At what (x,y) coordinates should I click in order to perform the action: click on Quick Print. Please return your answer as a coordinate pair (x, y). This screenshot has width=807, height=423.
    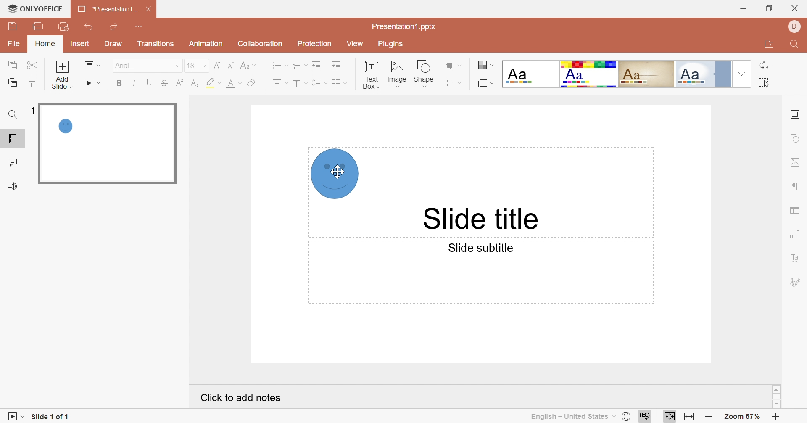
    Looking at the image, I should click on (62, 26).